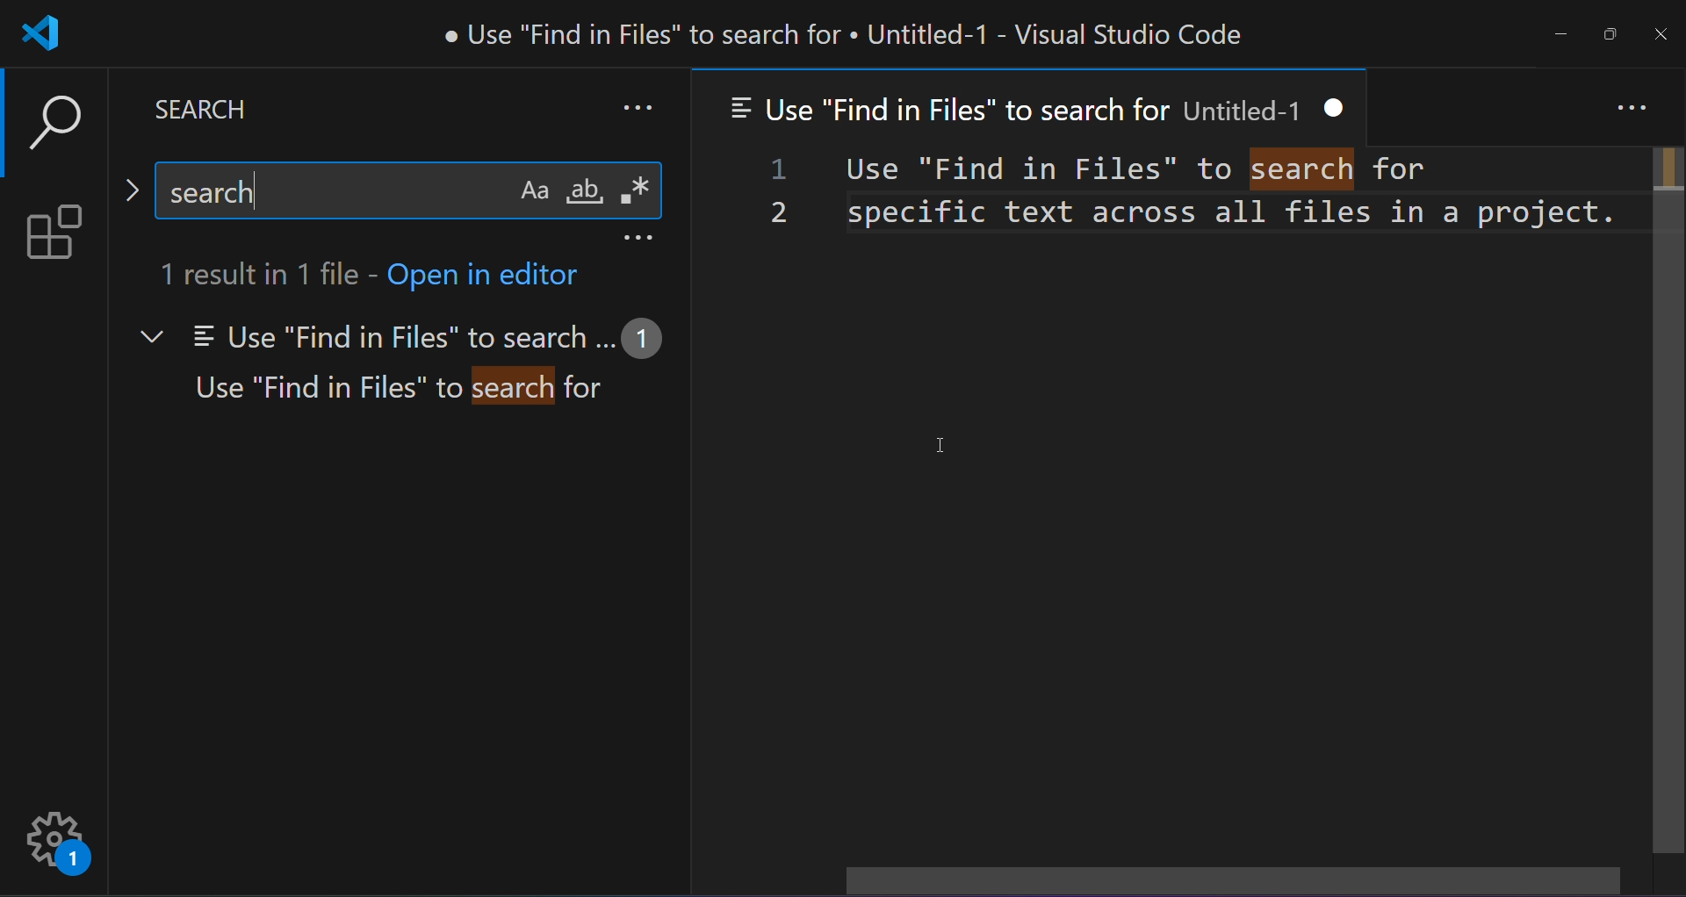 This screenshot has width=1686, height=897. I want to click on for, so click(1401, 166).